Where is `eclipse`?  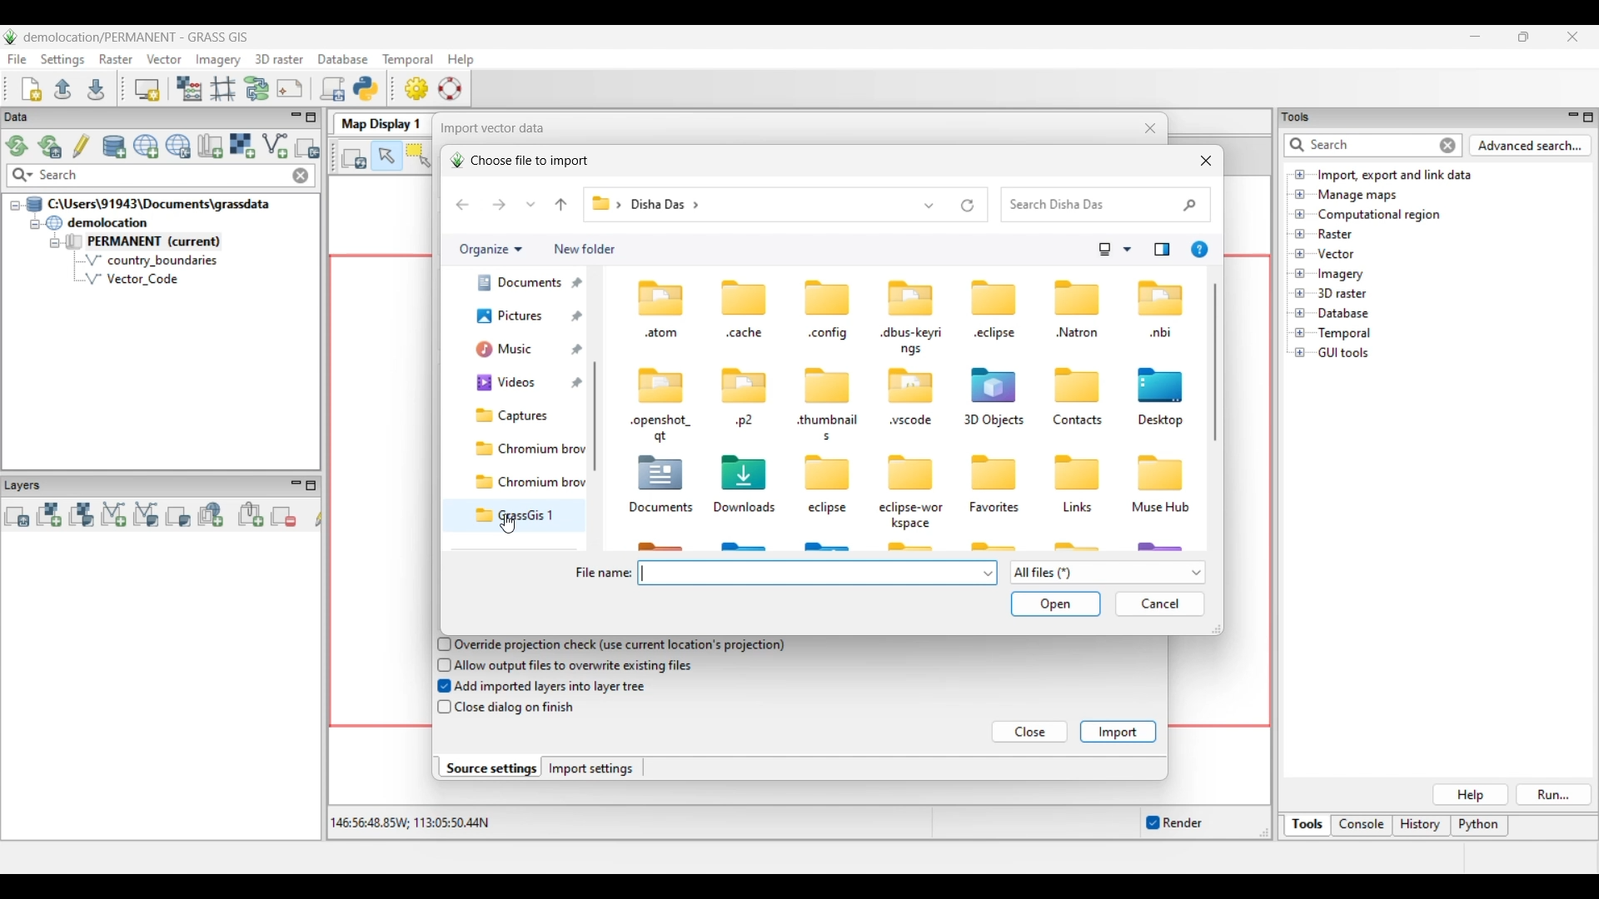 eclipse is located at coordinates (829, 509).